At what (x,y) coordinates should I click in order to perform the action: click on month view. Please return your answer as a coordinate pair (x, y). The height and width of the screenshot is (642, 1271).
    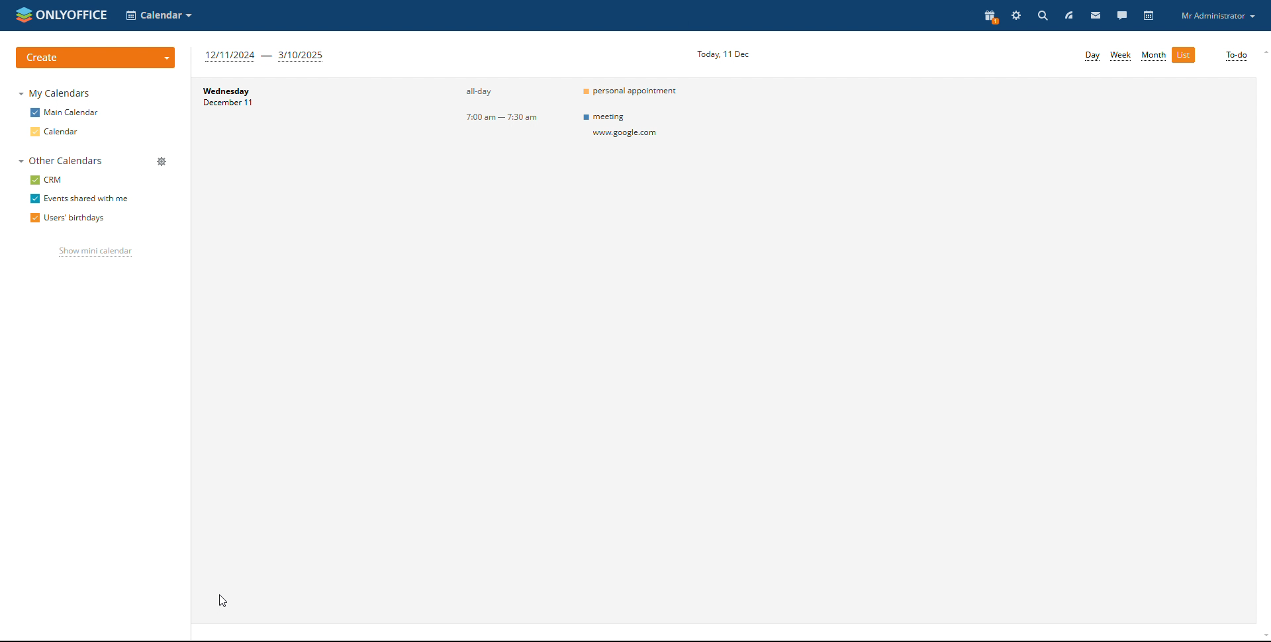
    Looking at the image, I should click on (1154, 56).